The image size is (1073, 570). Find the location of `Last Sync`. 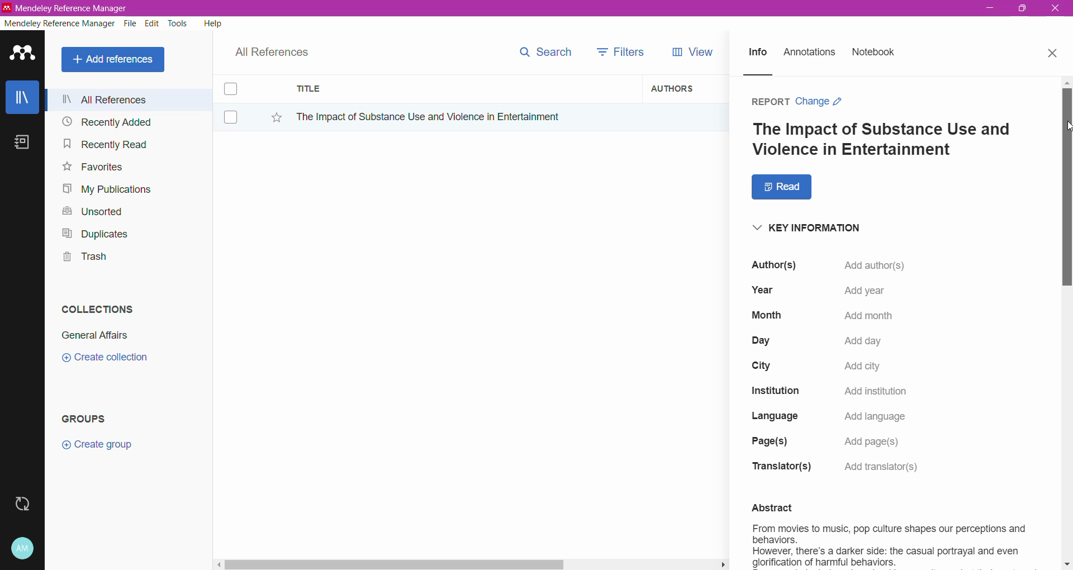

Last Sync is located at coordinates (27, 502).